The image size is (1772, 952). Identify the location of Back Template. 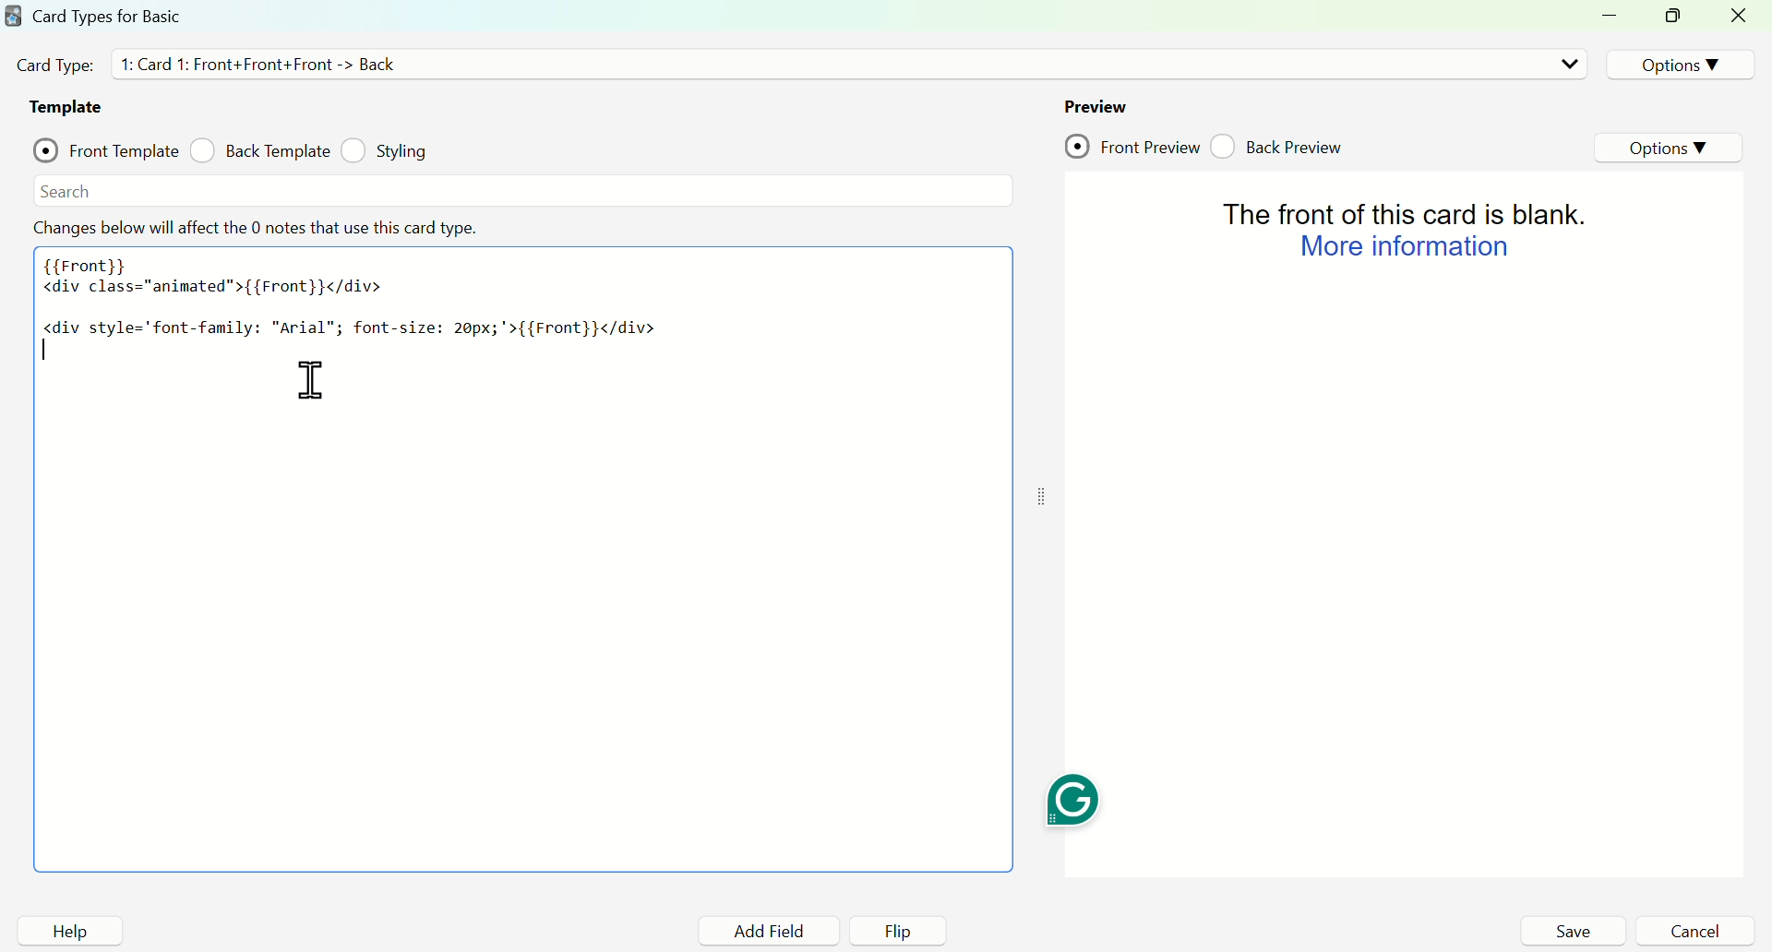
(259, 150).